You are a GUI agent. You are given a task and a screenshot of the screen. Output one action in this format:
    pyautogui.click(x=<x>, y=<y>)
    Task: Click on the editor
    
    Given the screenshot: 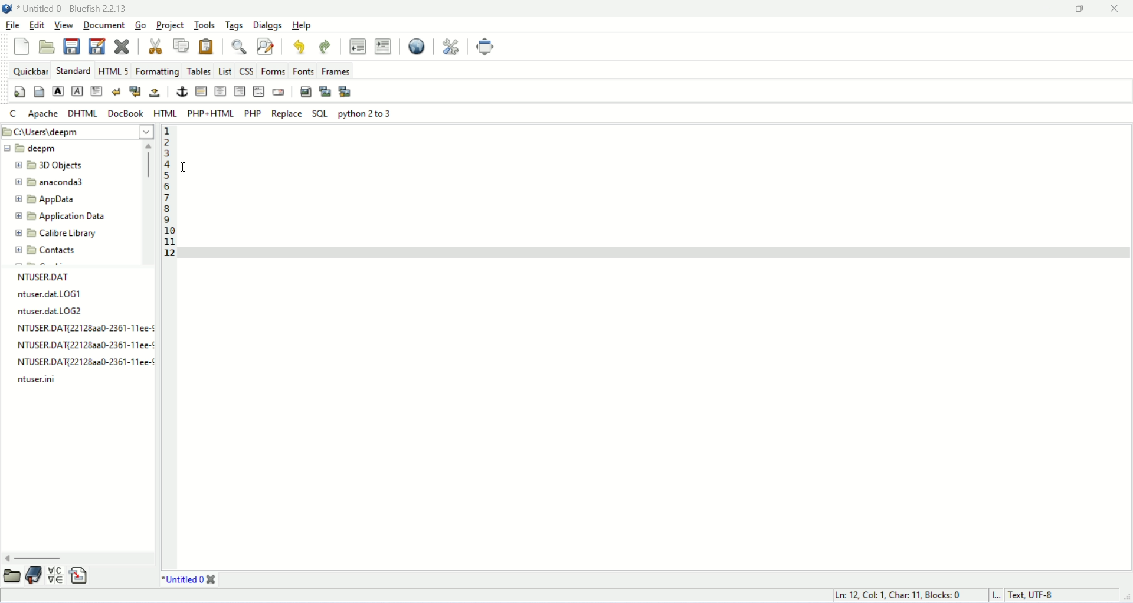 What is the action you would take?
    pyautogui.click(x=656, y=348)
    